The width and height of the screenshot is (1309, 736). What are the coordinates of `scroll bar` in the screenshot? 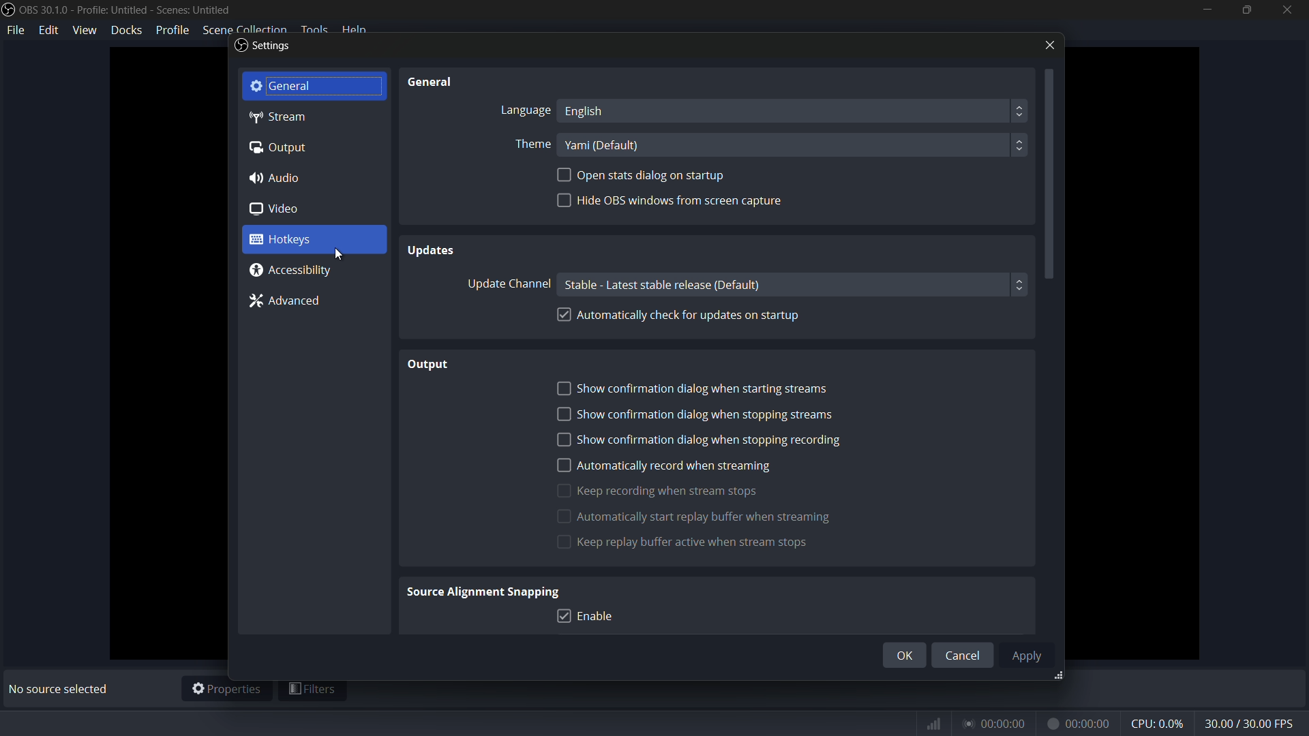 It's located at (1049, 175).